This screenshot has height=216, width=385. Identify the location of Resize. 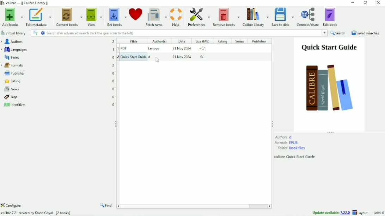
(116, 124).